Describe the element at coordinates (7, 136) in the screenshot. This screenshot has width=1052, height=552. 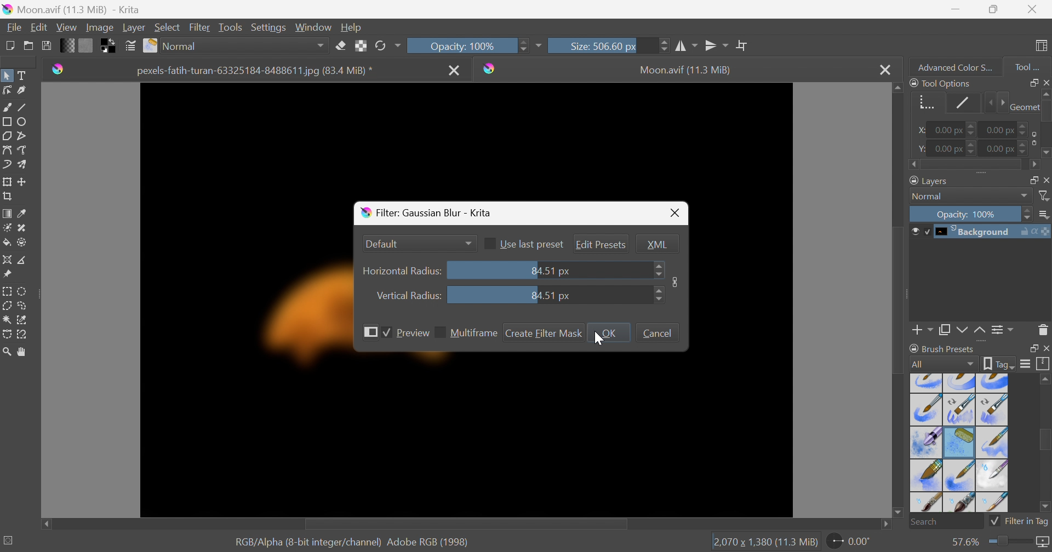
I see `Polygon tool` at that location.